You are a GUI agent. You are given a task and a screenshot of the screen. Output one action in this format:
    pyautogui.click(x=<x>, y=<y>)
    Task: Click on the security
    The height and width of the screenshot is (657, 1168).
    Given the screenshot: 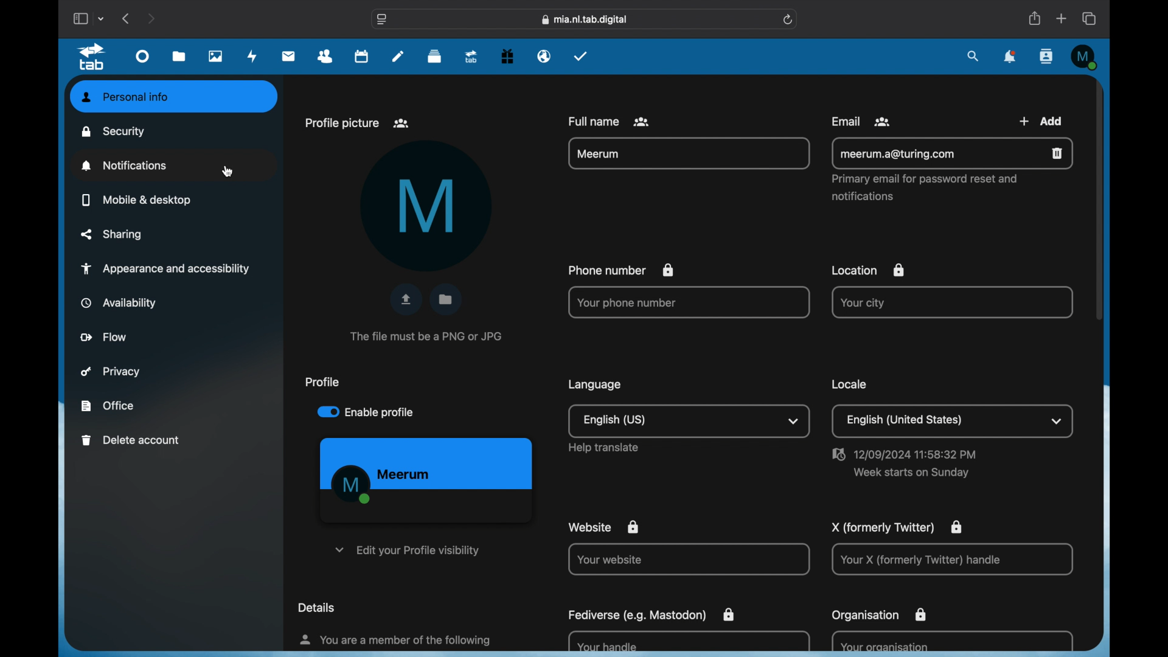 What is the action you would take?
    pyautogui.click(x=114, y=132)
    